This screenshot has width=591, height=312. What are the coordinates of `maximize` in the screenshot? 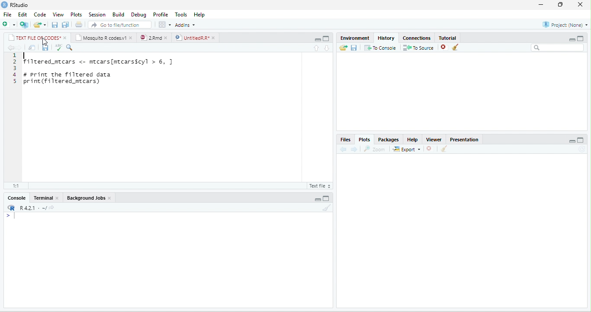 It's located at (326, 38).